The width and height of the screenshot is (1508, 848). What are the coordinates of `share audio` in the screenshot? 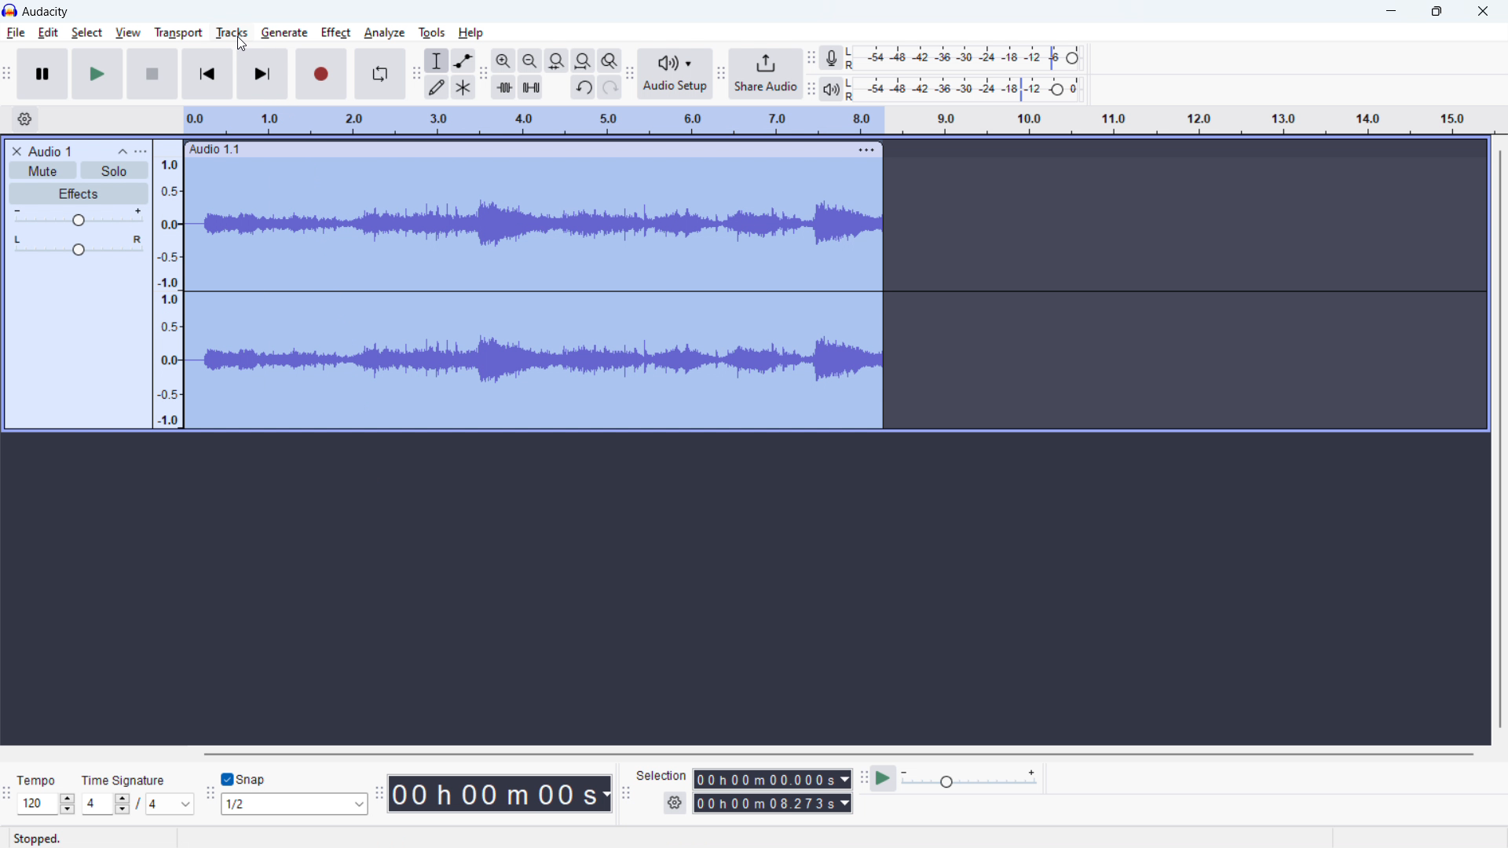 It's located at (767, 74).